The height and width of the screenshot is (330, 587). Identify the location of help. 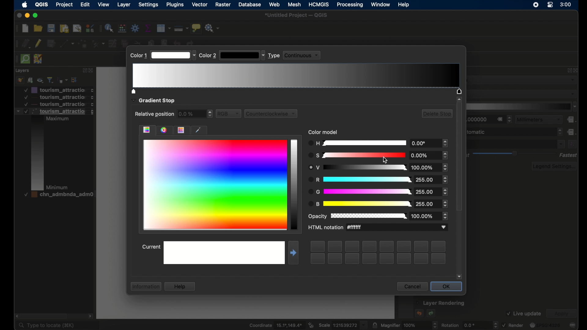
(404, 5).